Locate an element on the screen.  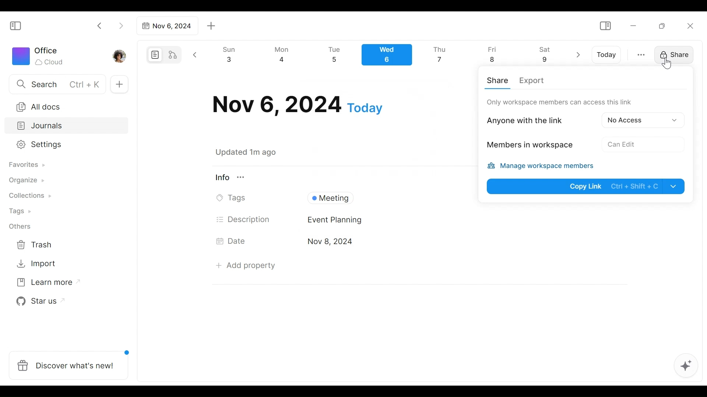
Calendar is located at coordinates (390, 57).